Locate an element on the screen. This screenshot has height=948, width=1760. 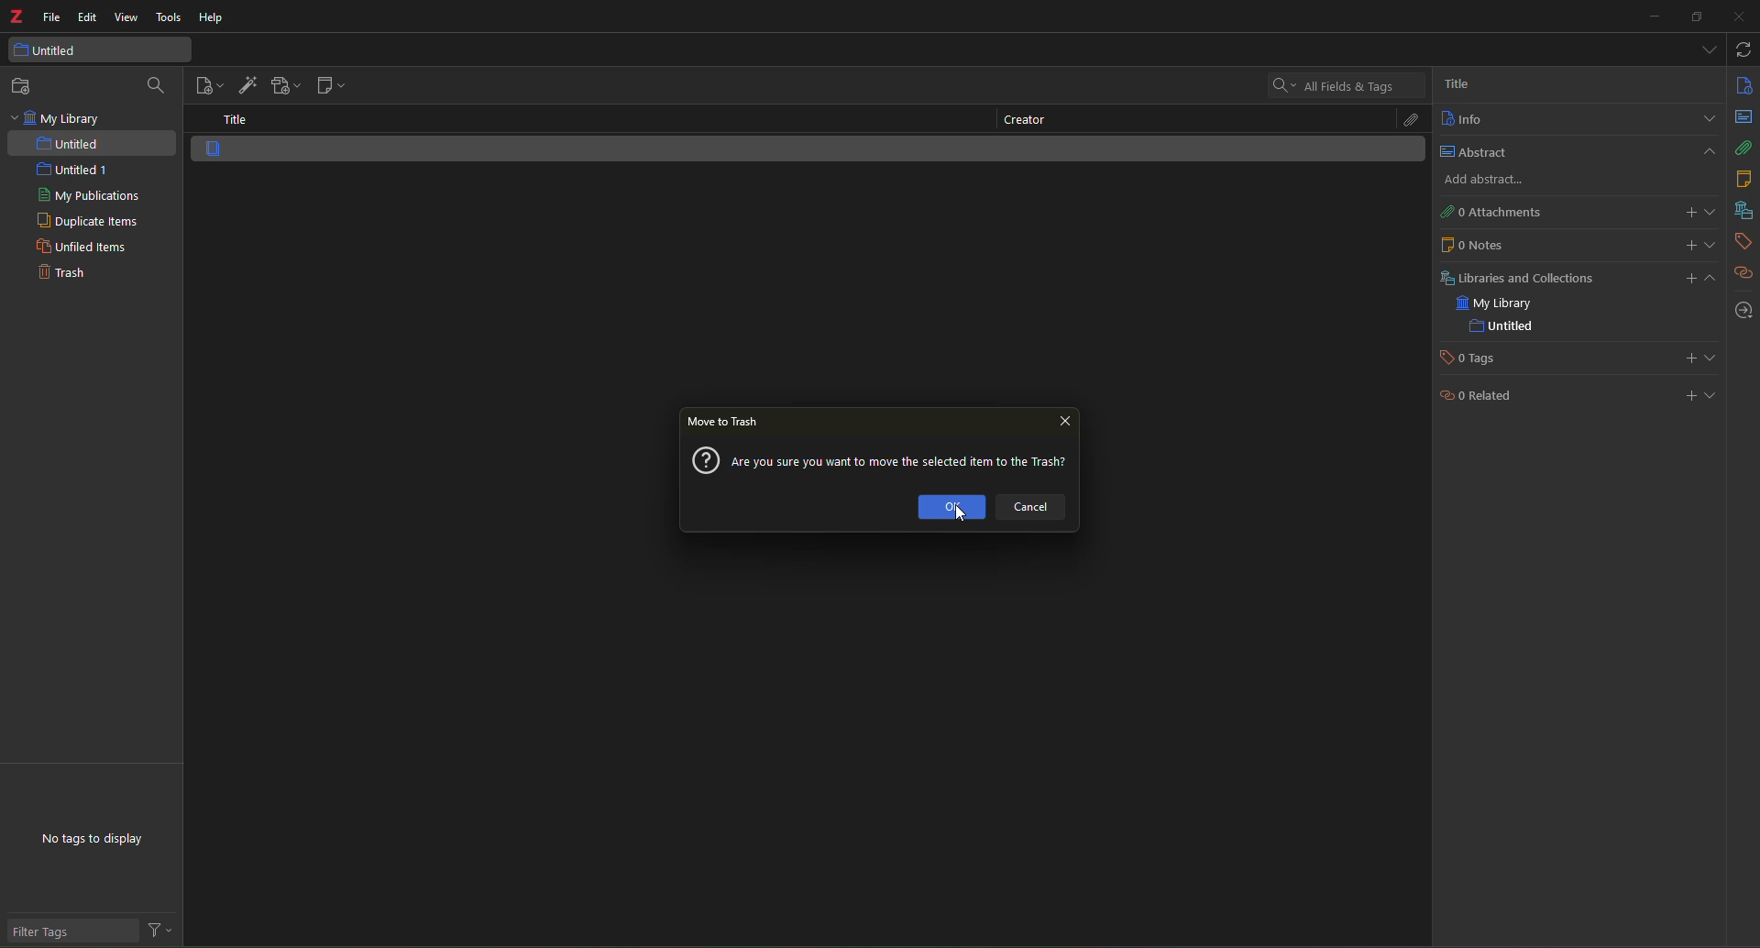
library is located at coordinates (1514, 277).